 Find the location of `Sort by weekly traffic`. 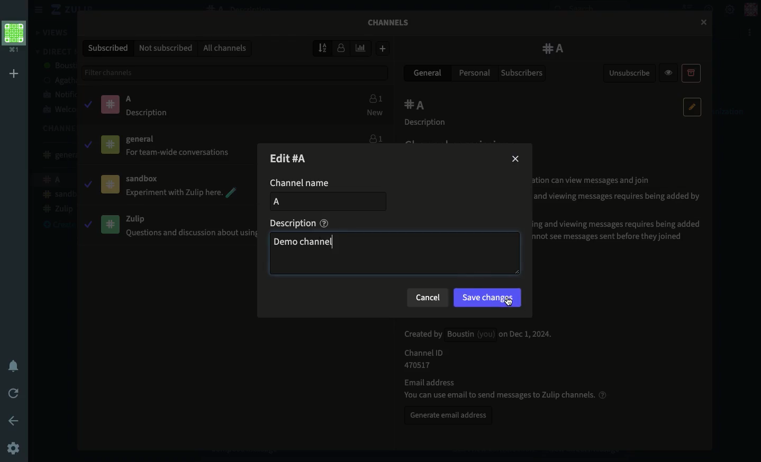

Sort by weekly traffic is located at coordinates (362, 48).